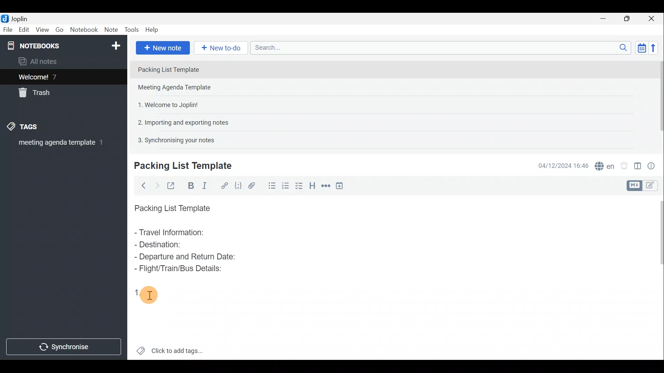 This screenshot has width=664, height=373. Describe the element at coordinates (43, 30) in the screenshot. I see `View` at that location.